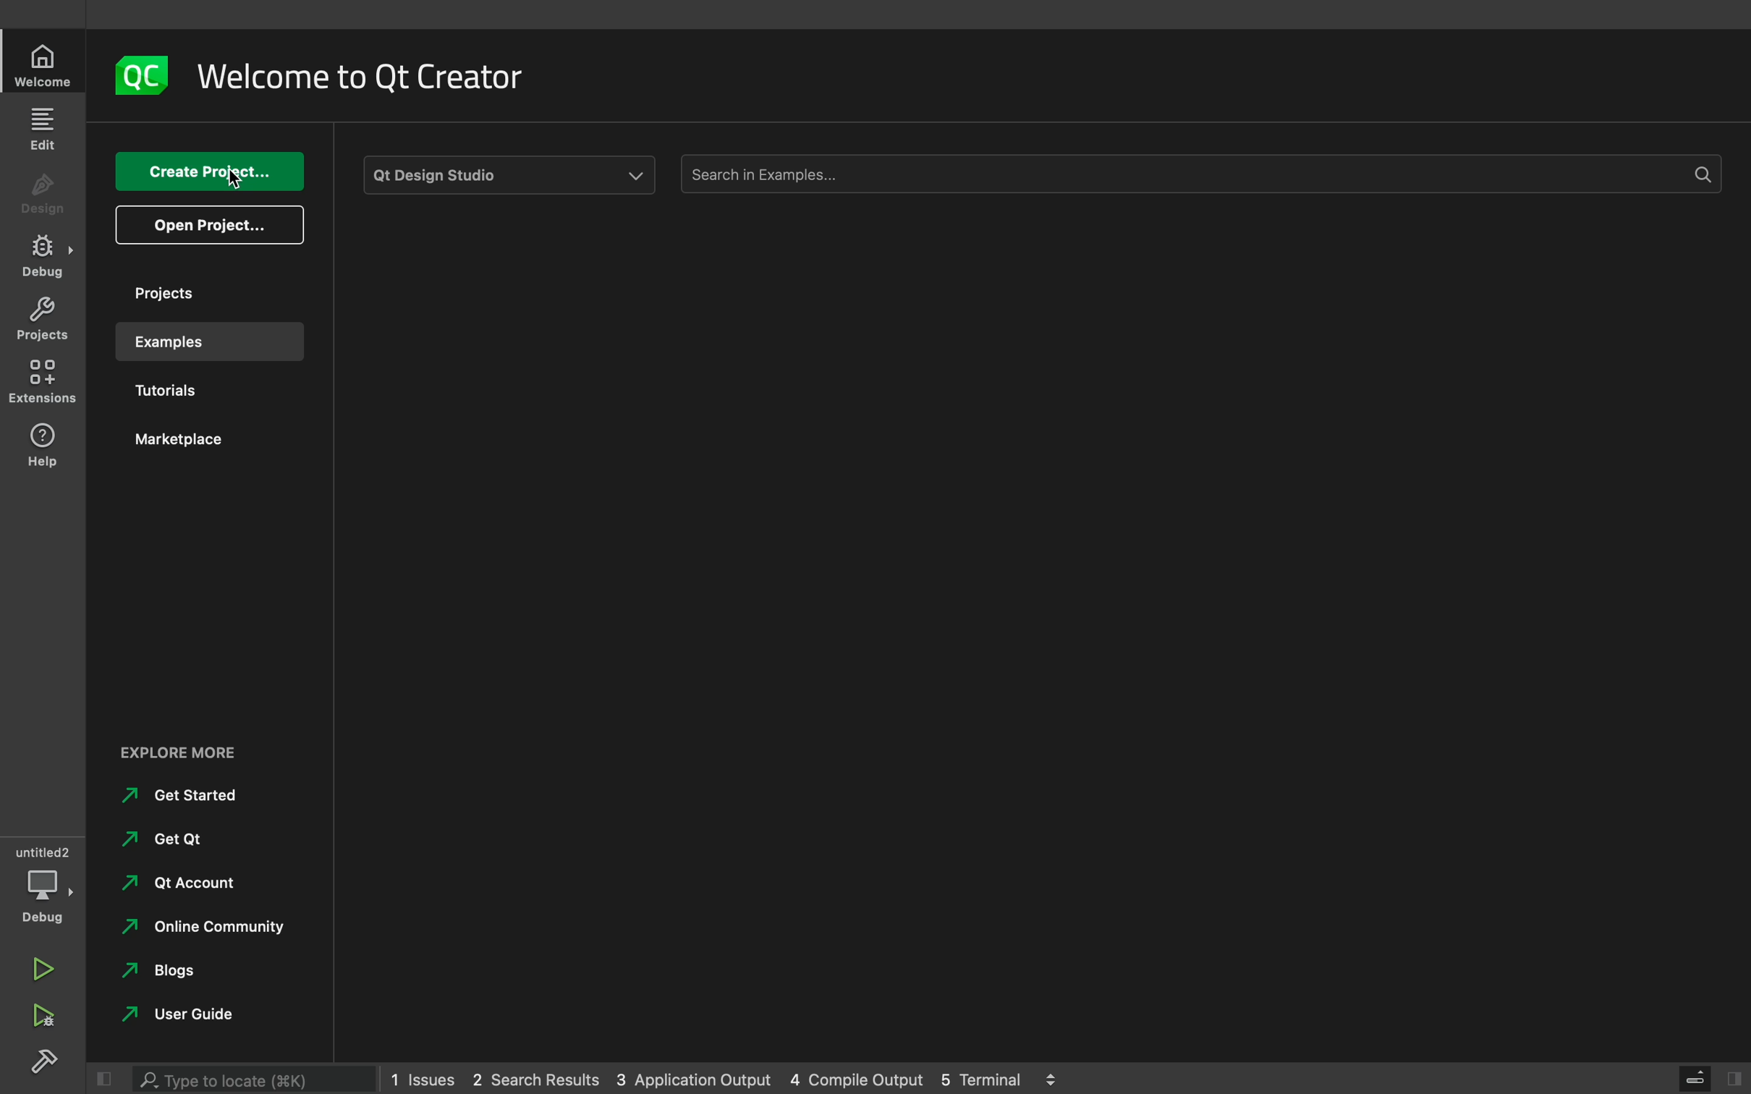  What do you see at coordinates (187, 755) in the screenshot?
I see `explore more` at bounding box center [187, 755].